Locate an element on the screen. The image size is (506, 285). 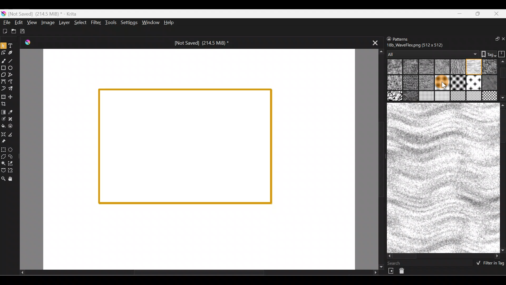
Enclose & fill tool is located at coordinates (13, 126).